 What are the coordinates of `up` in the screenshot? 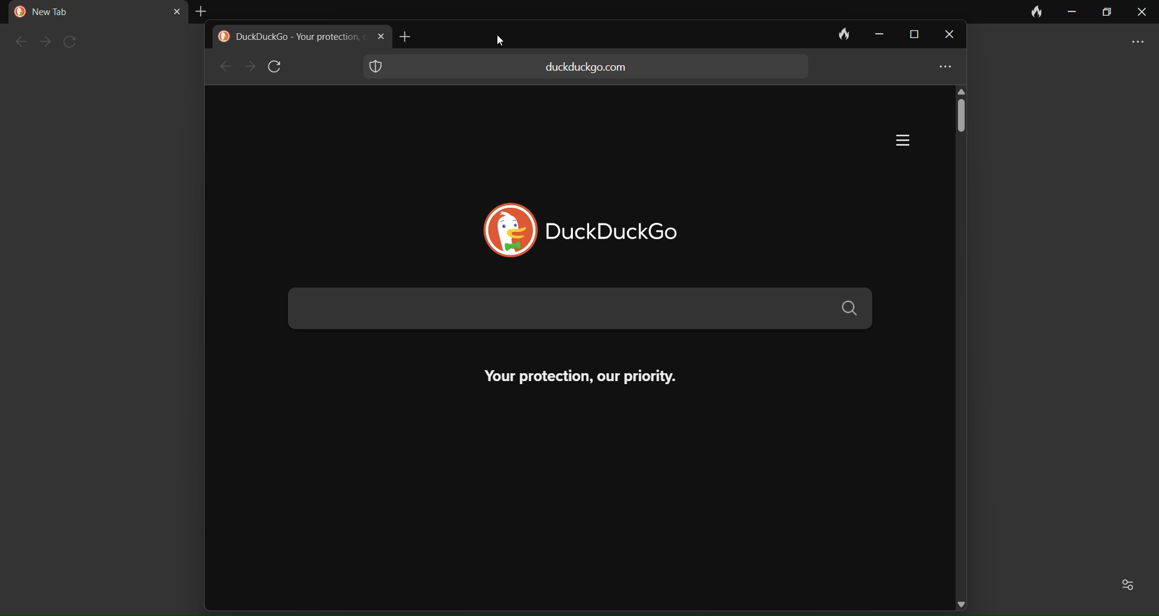 It's located at (965, 89).